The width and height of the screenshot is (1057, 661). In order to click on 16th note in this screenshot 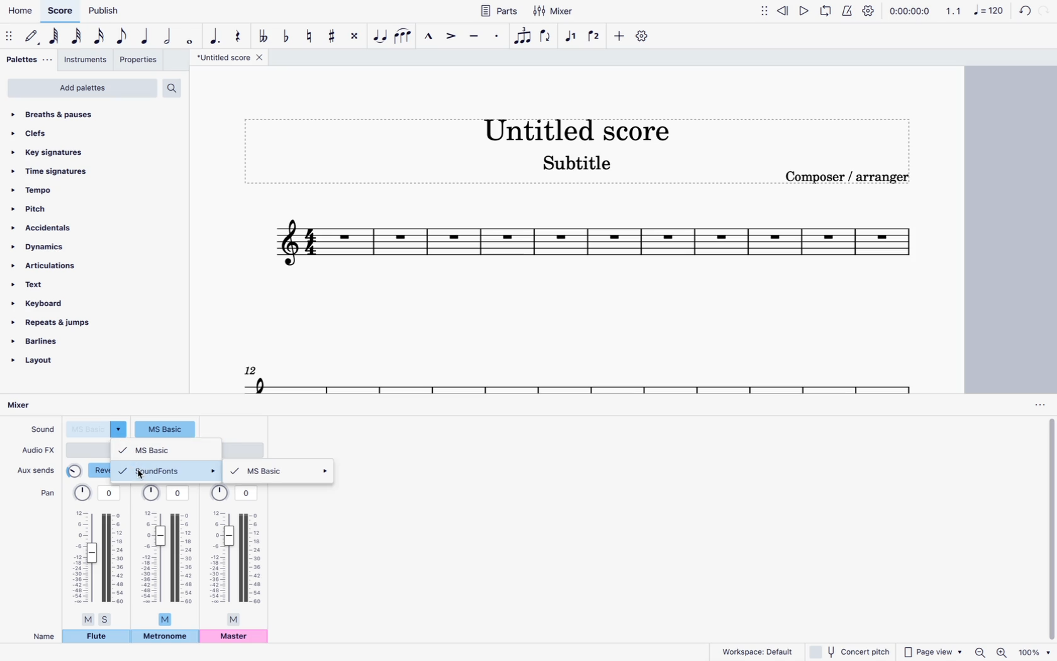, I will do `click(100, 38)`.